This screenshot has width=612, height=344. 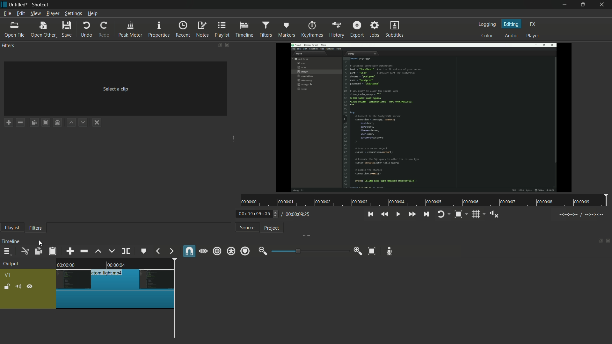 I want to click on properties, so click(x=160, y=30).